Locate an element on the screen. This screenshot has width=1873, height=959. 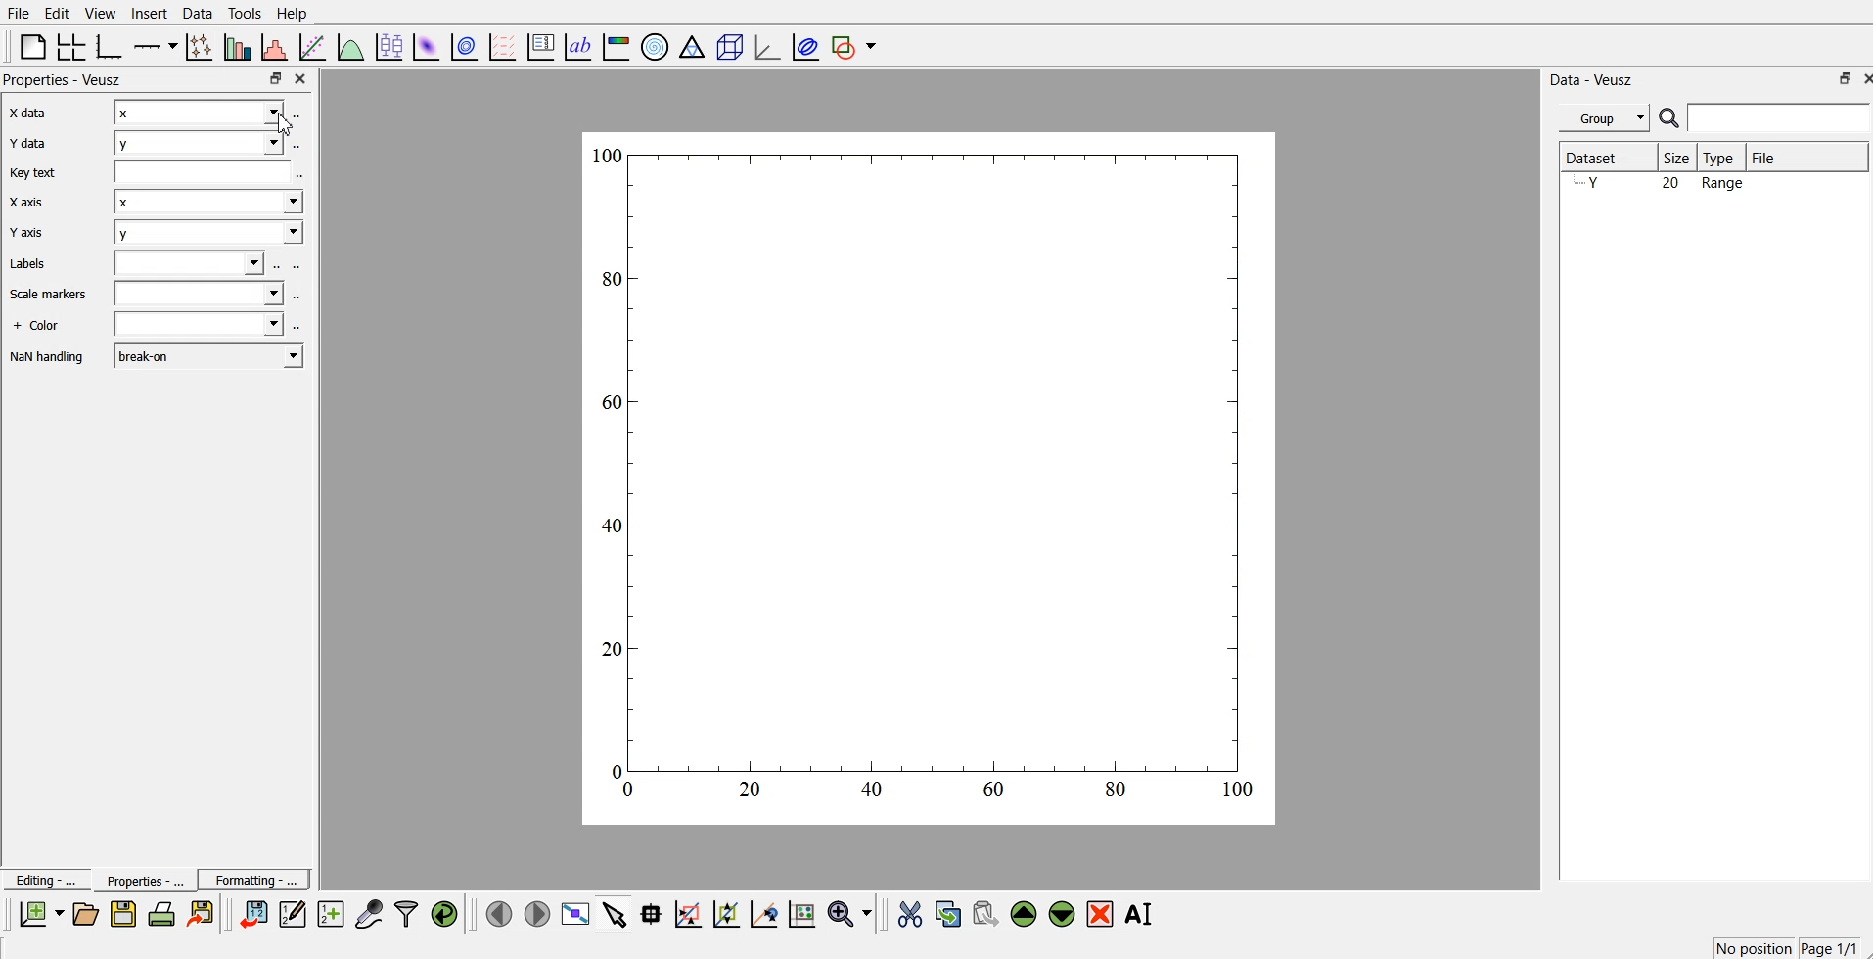
rename the selected widget is located at coordinates (1140, 914).